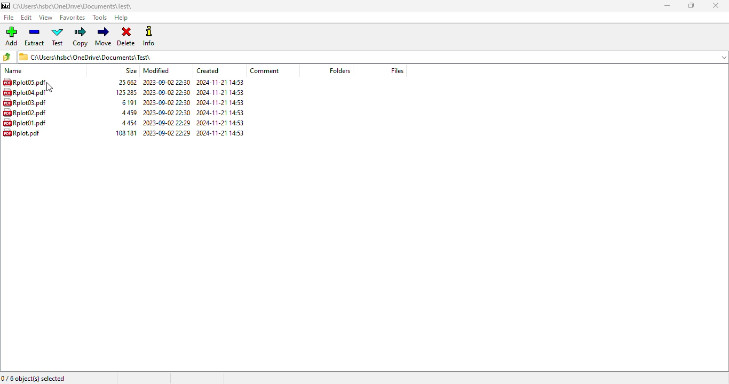  I want to click on size, so click(131, 70).